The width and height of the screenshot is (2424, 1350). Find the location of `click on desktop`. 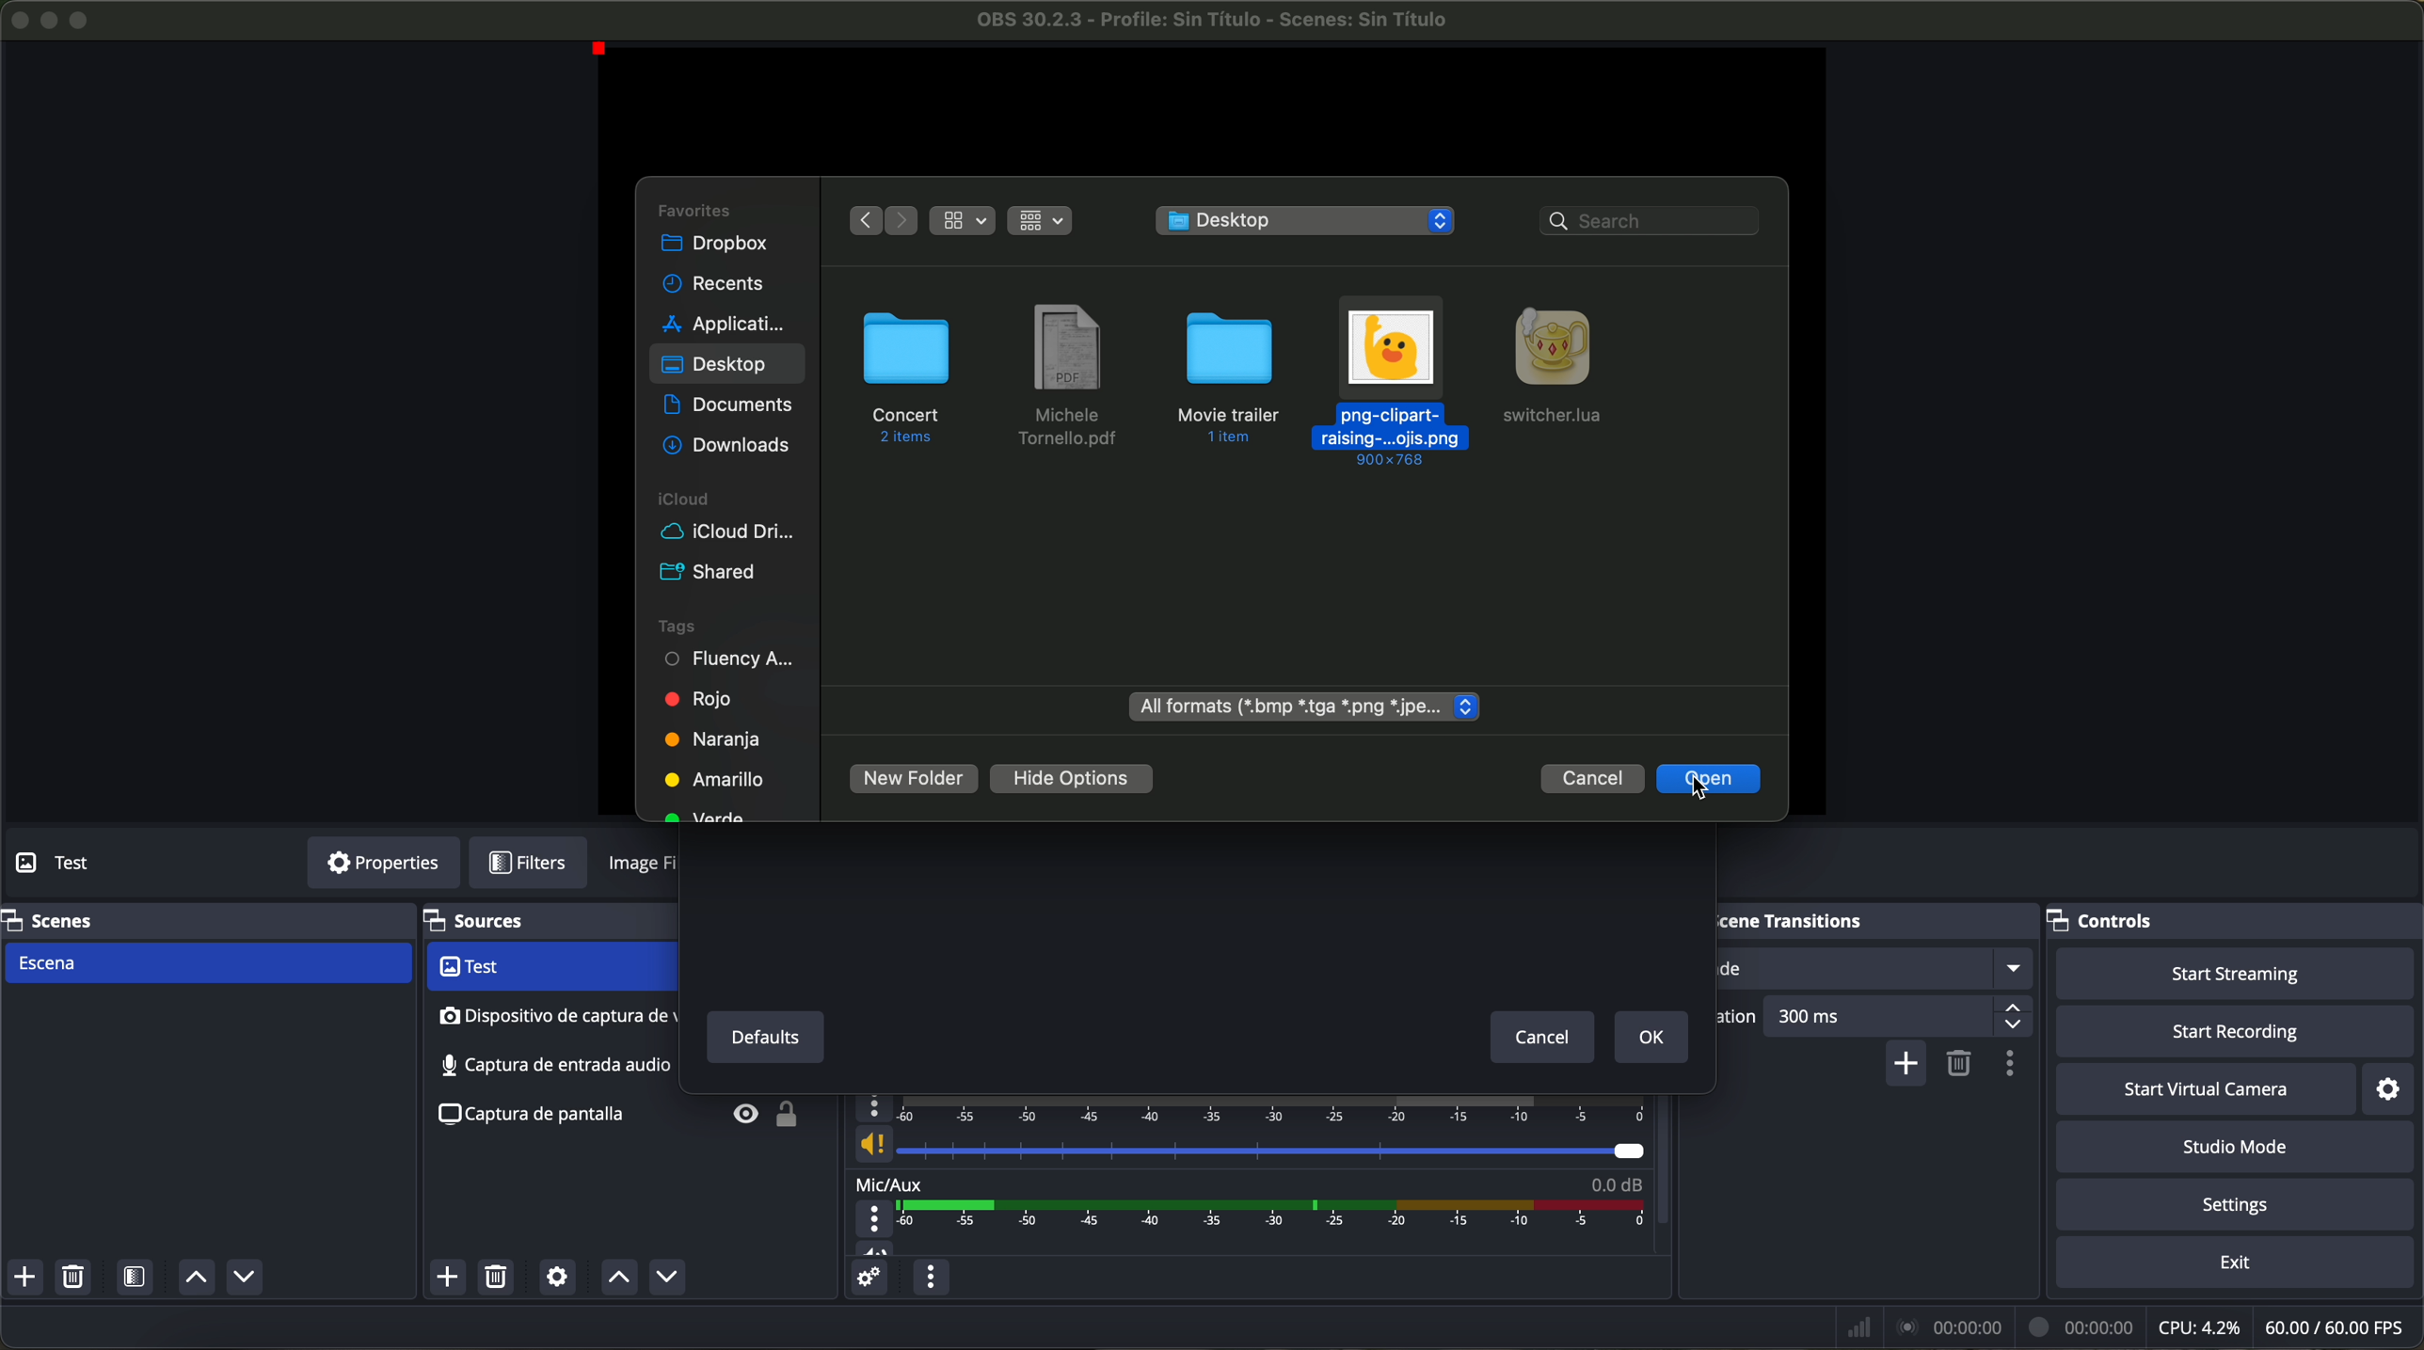

click on desktop is located at coordinates (715, 371).